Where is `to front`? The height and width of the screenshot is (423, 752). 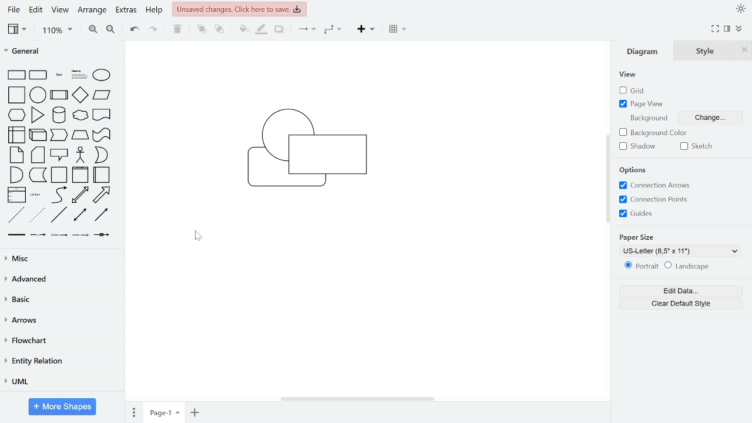
to front is located at coordinates (201, 31).